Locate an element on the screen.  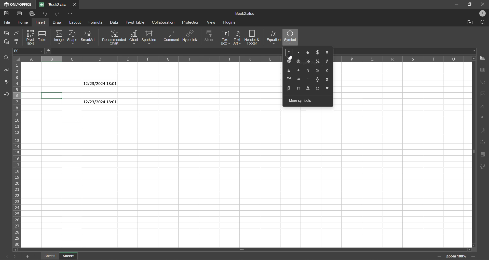
paste is located at coordinates (7, 42).